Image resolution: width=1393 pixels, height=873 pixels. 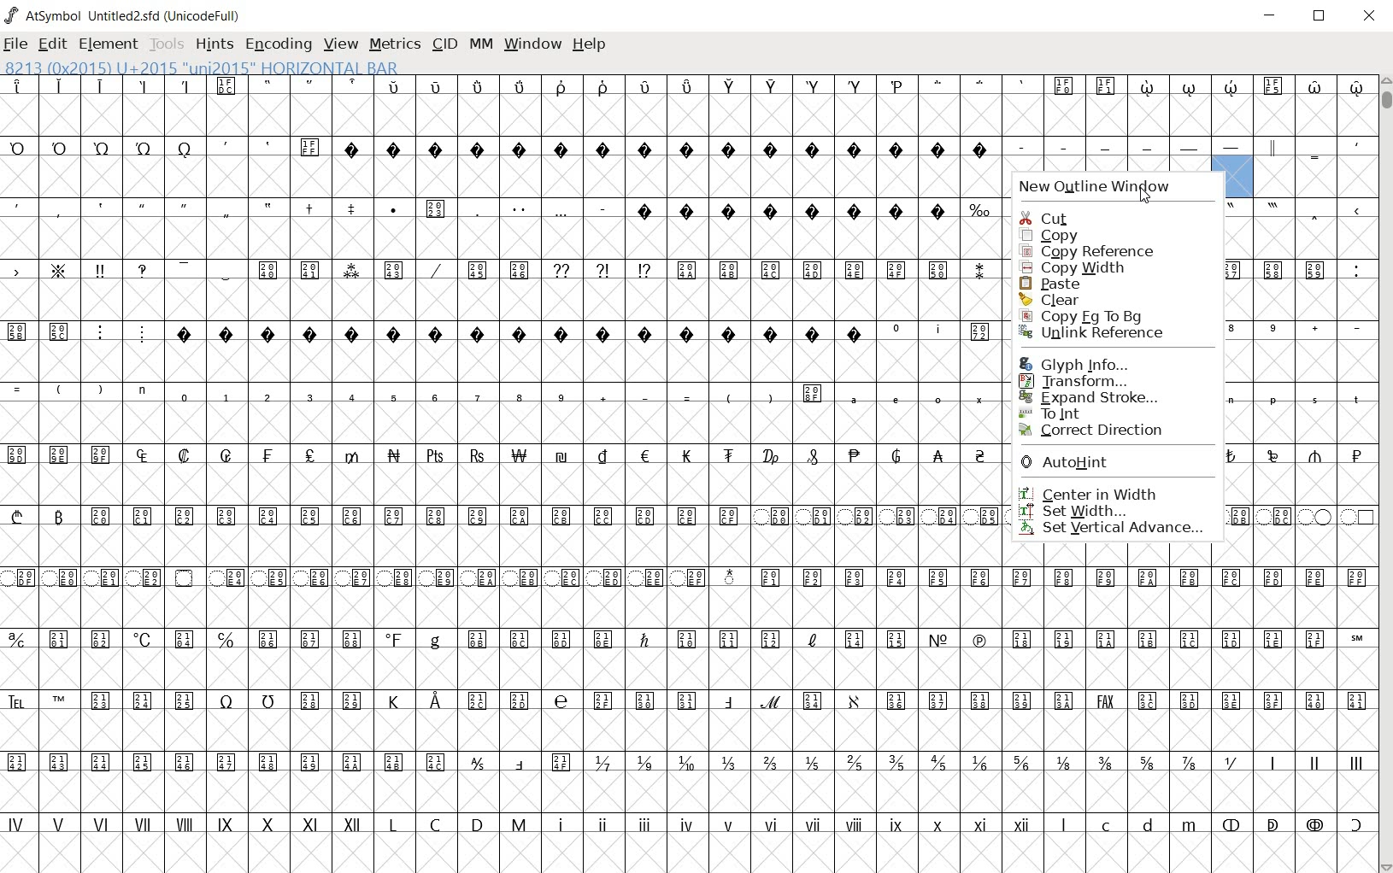 I want to click on CLOSE, so click(x=1371, y=19).